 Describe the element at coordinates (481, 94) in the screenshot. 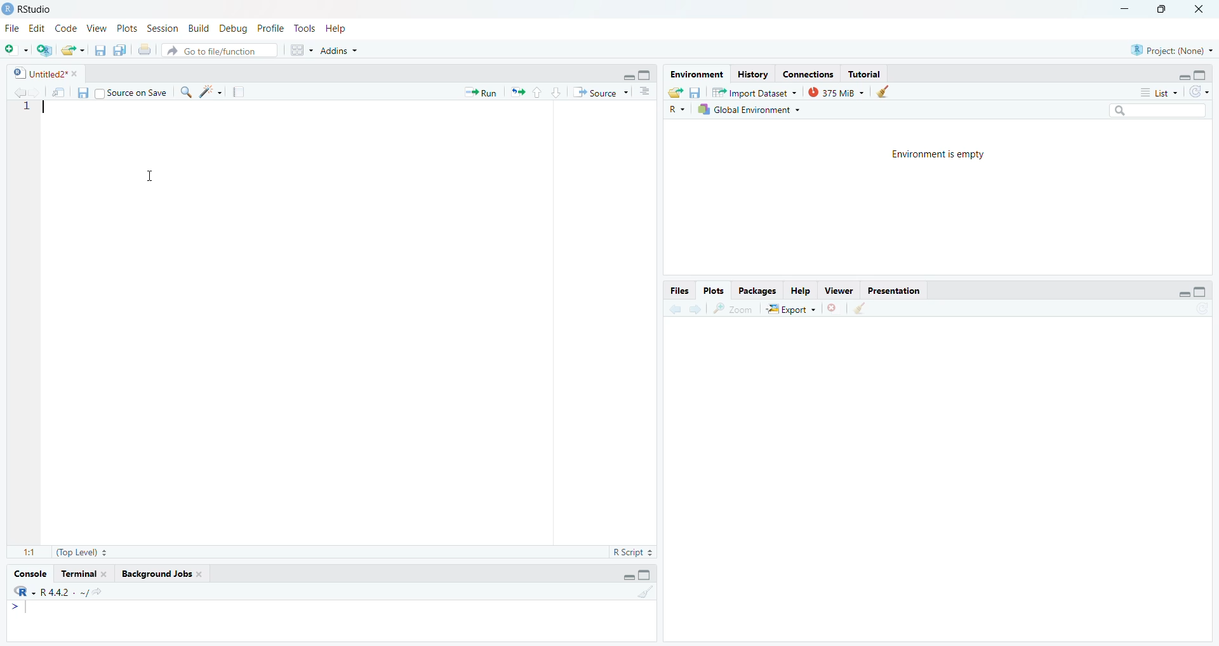

I see ` Run` at that location.